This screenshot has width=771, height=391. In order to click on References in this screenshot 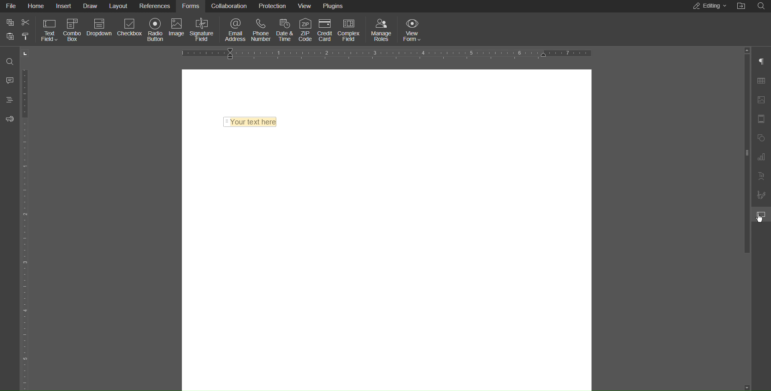, I will do `click(156, 6)`.